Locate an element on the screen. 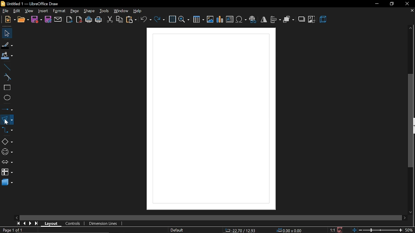 This screenshot has height=233, width=415. lines and arrows is located at coordinates (7, 108).